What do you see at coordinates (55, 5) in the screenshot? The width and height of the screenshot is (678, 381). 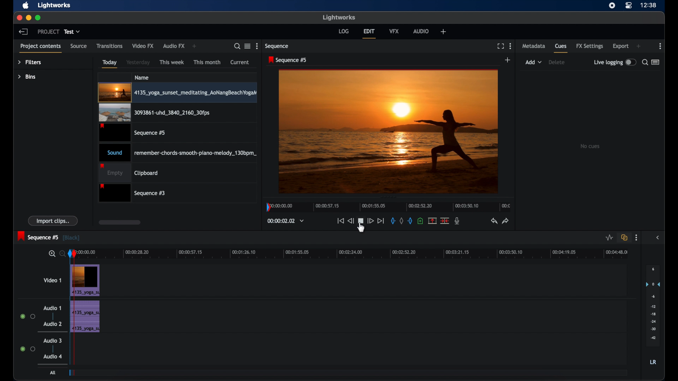 I see `lightworks` at bounding box center [55, 5].